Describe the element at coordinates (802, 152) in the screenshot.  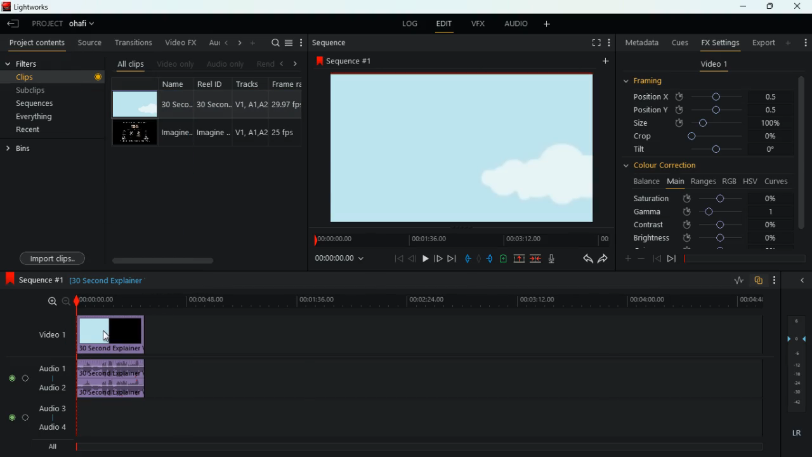
I see `vertical scroll bar` at that location.